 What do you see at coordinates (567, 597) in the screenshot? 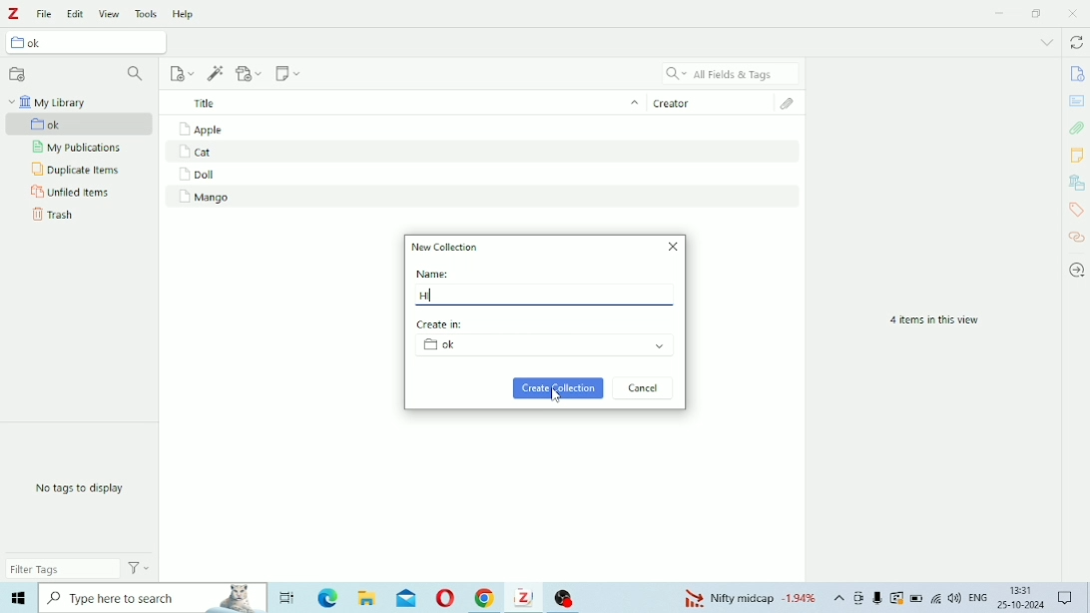
I see `OBS Studio` at bounding box center [567, 597].